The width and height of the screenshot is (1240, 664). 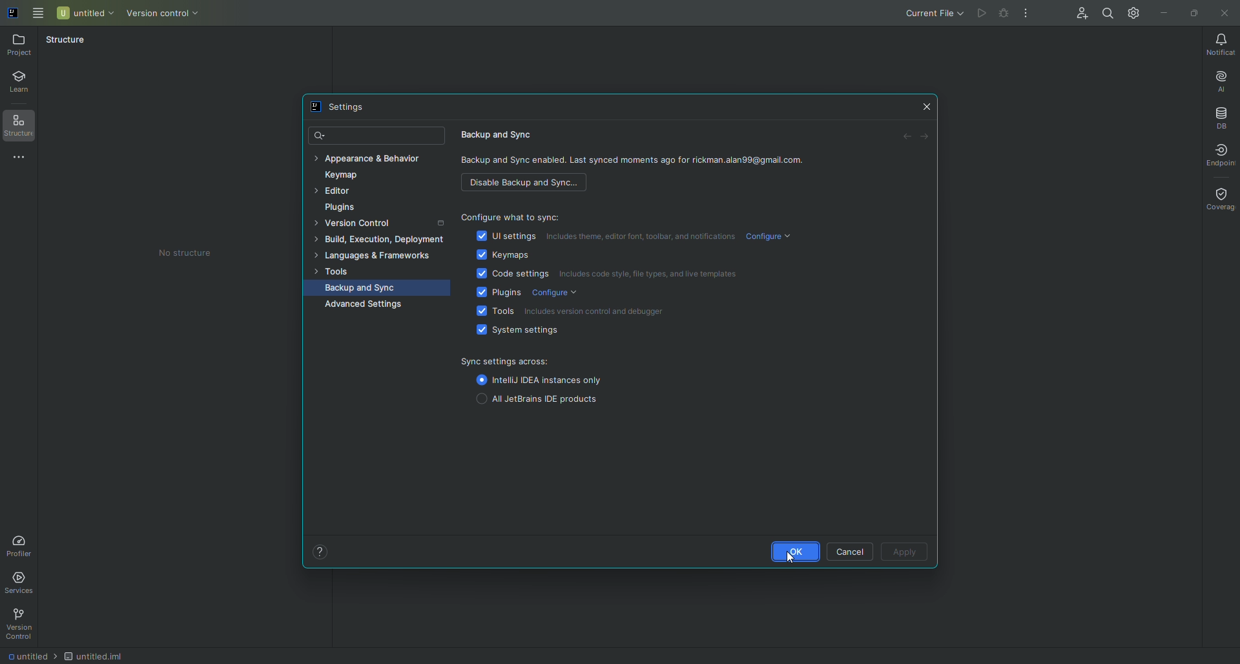 I want to click on Updates and Settings, so click(x=1134, y=12).